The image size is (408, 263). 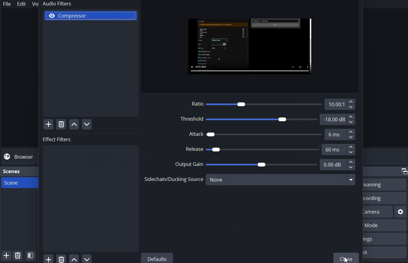 What do you see at coordinates (266, 165) in the screenshot?
I see `Output Gain 0.00 dB` at bounding box center [266, 165].